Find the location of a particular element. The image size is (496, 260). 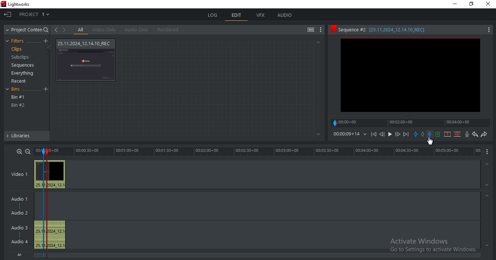

clip is located at coordinates (410, 75).